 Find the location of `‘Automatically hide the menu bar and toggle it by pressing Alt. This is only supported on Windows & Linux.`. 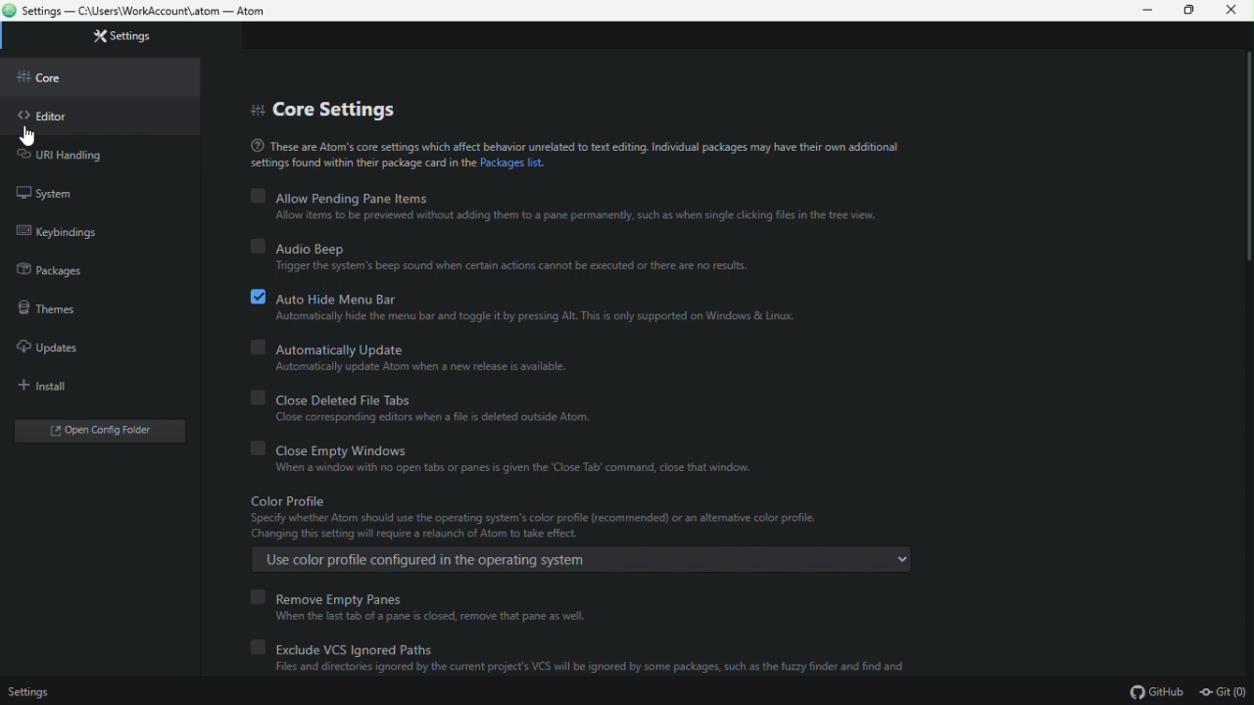

‘Automatically hide the menu bar and toggle it by pressing Alt. This is only supported on Windows & Linux. is located at coordinates (533, 319).